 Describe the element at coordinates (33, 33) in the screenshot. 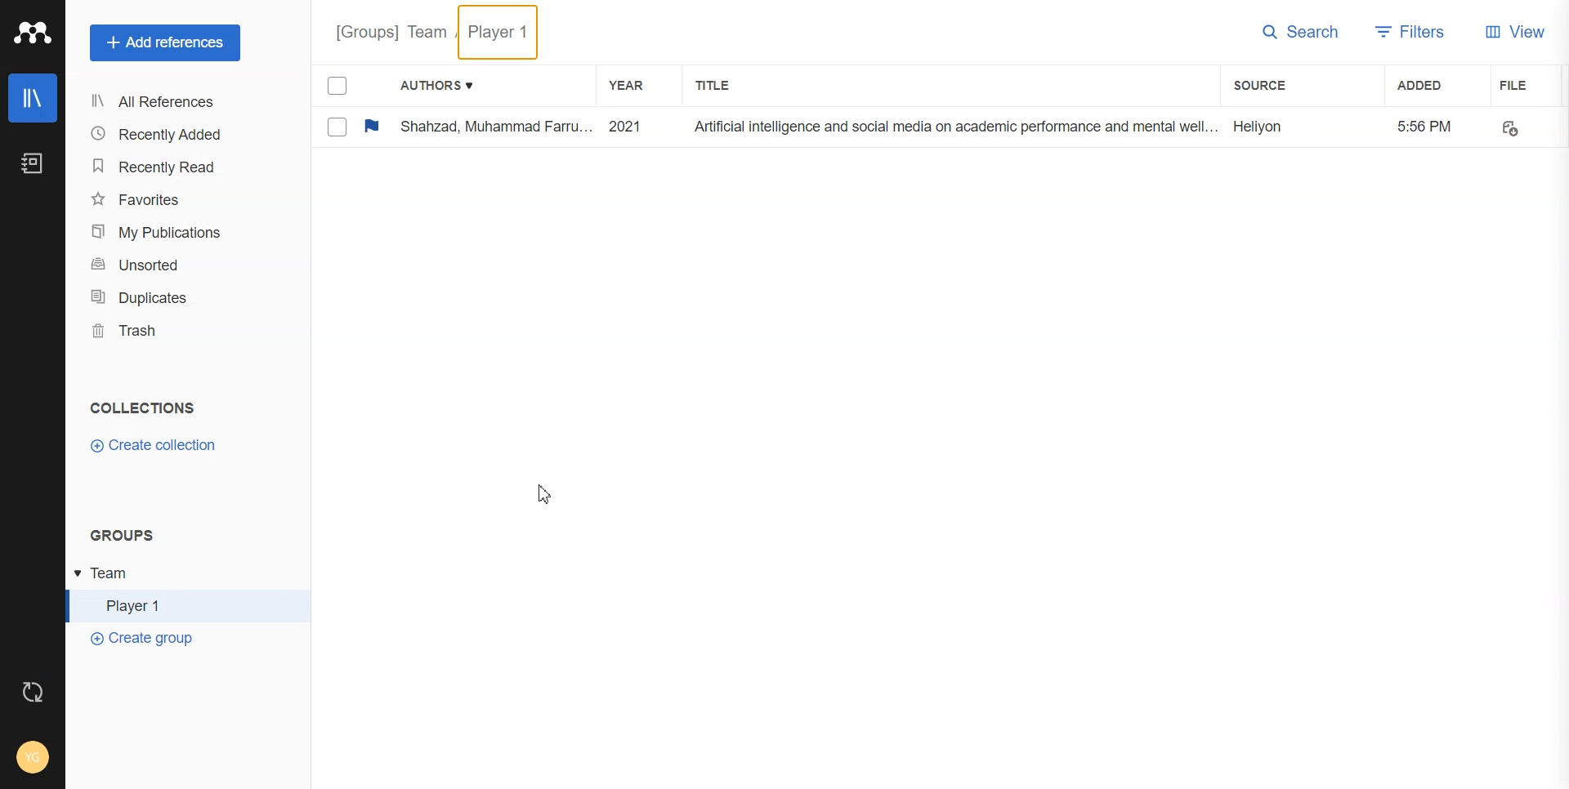

I see `Logo` at that location.